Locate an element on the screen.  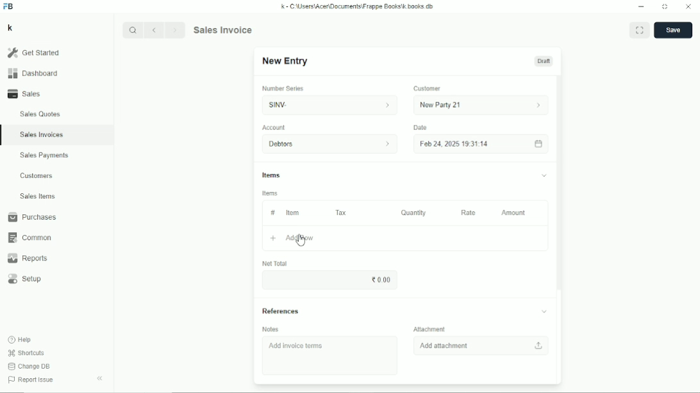
Tax is located at coordinates (342, 213).